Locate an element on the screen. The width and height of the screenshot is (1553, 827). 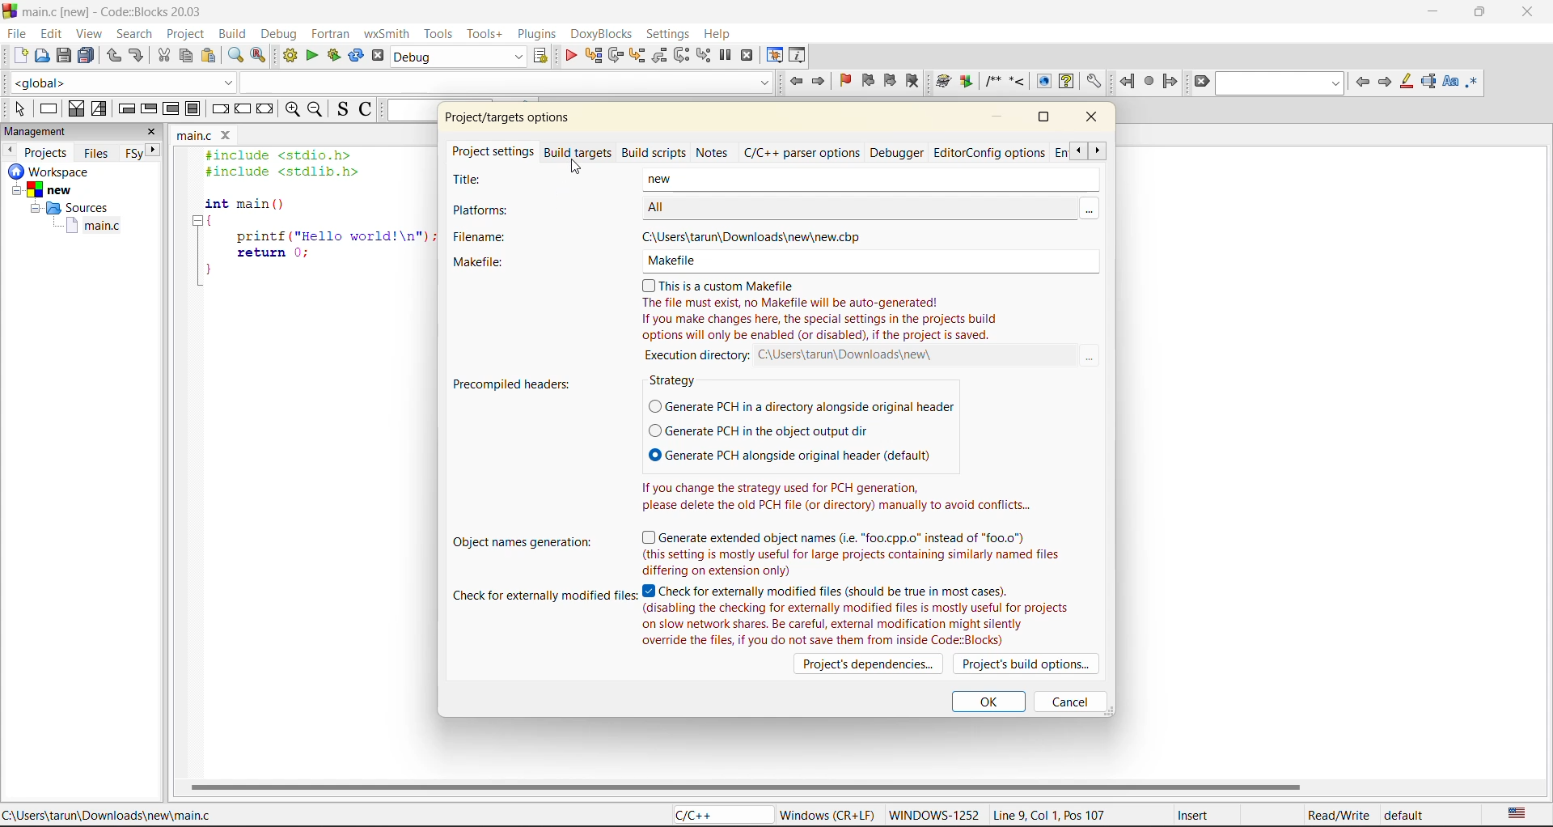
block instruction is located at coordinates (195, 108).